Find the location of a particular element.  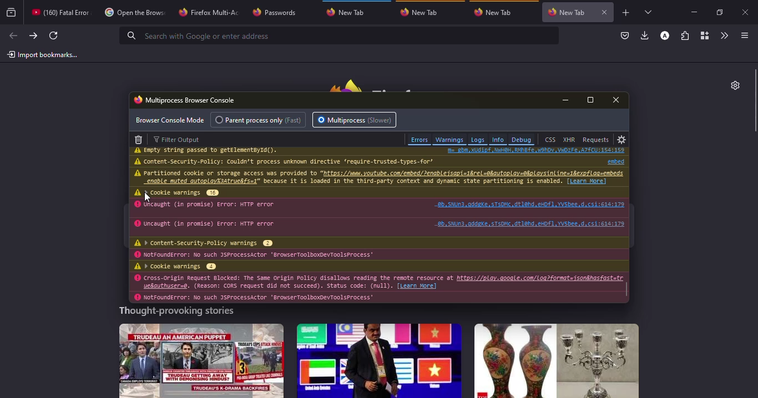

embed is located at coordinates (612, 161).